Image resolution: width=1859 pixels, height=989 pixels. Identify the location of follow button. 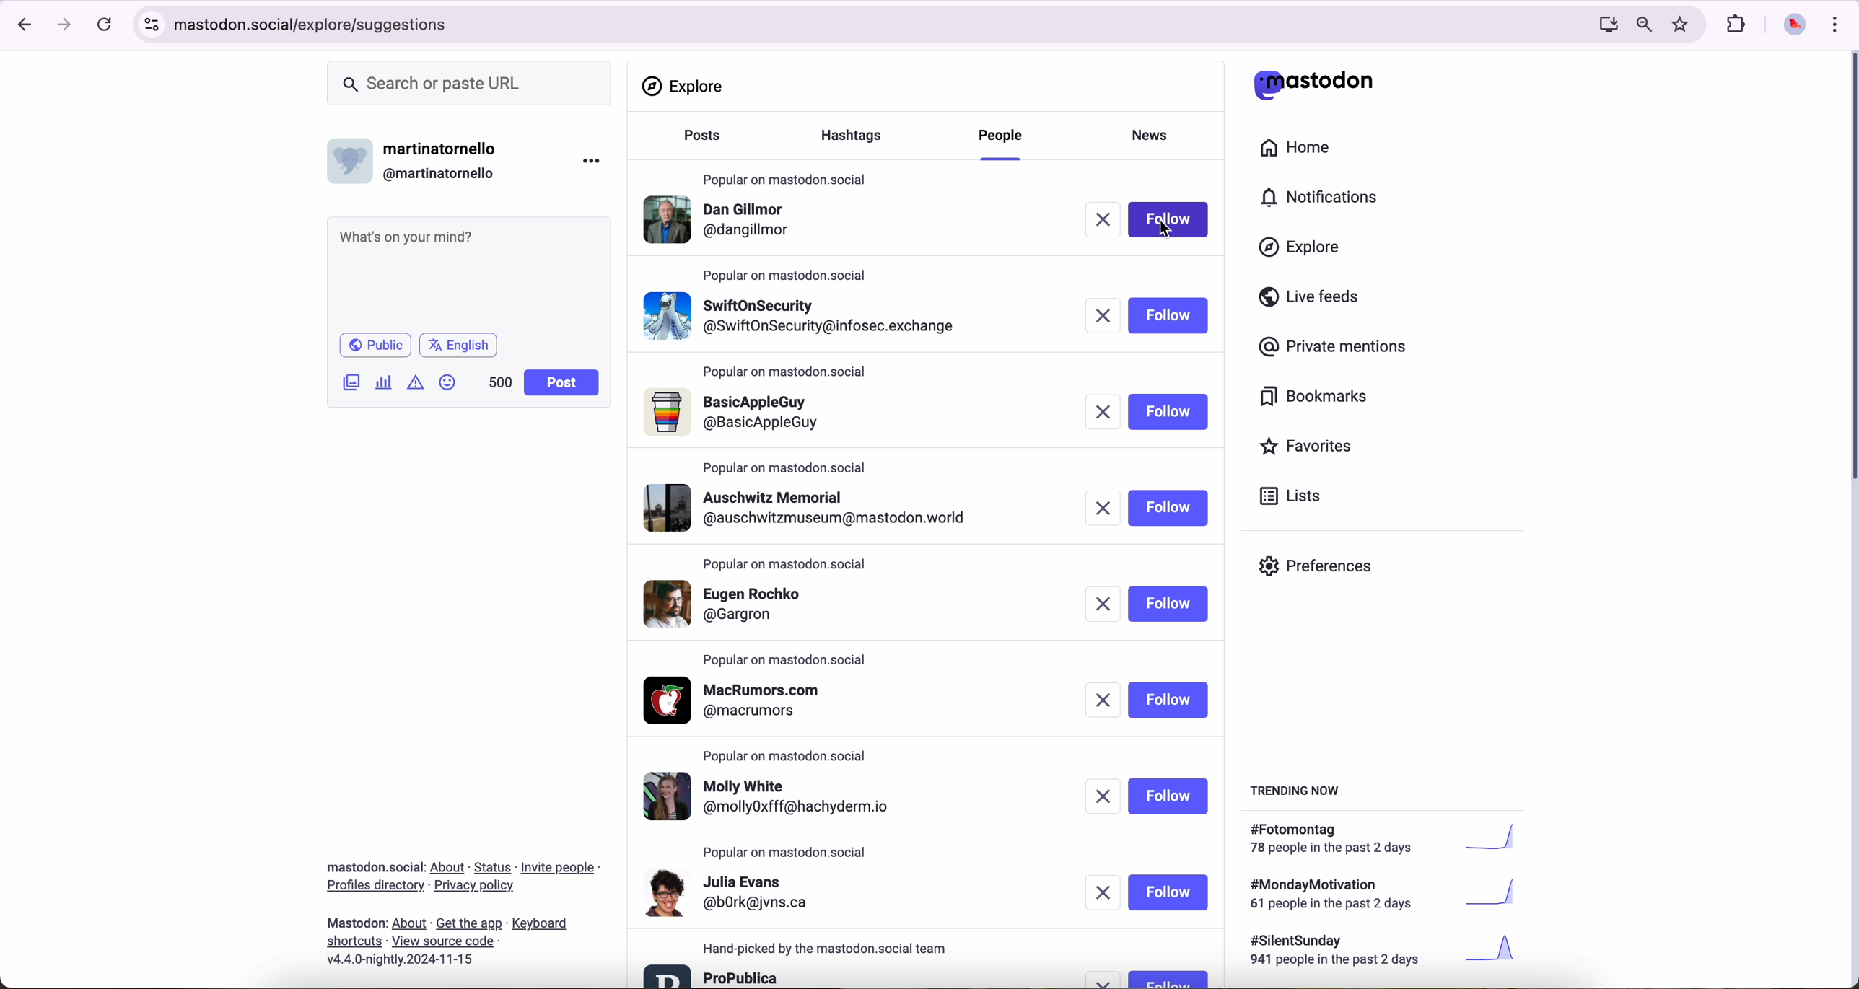
(1166, 412).